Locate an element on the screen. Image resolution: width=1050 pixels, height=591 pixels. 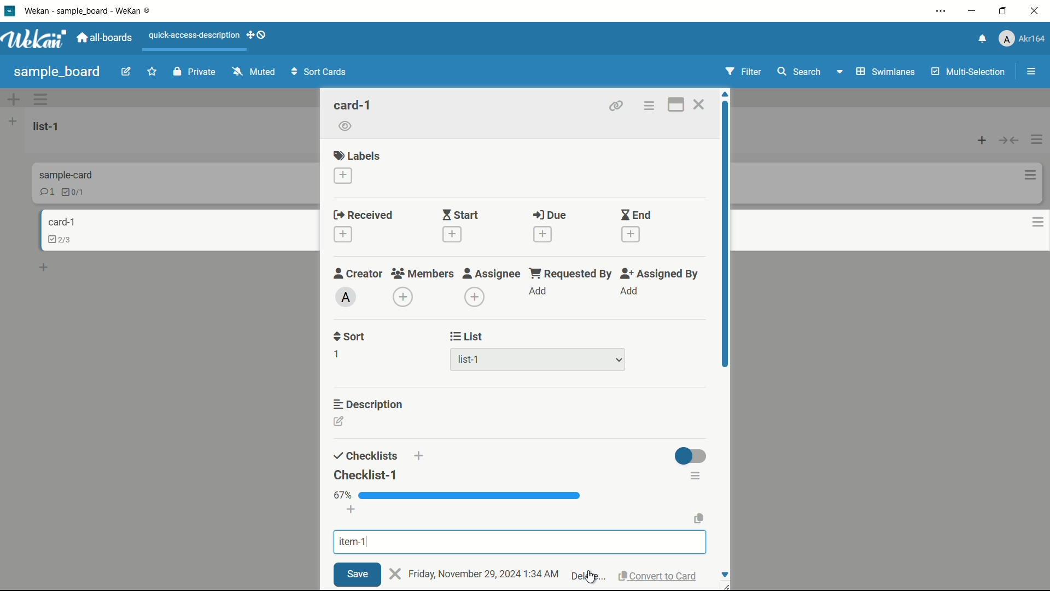
Wekan - sample_board - Wekan is located at coordinates (90, 11).